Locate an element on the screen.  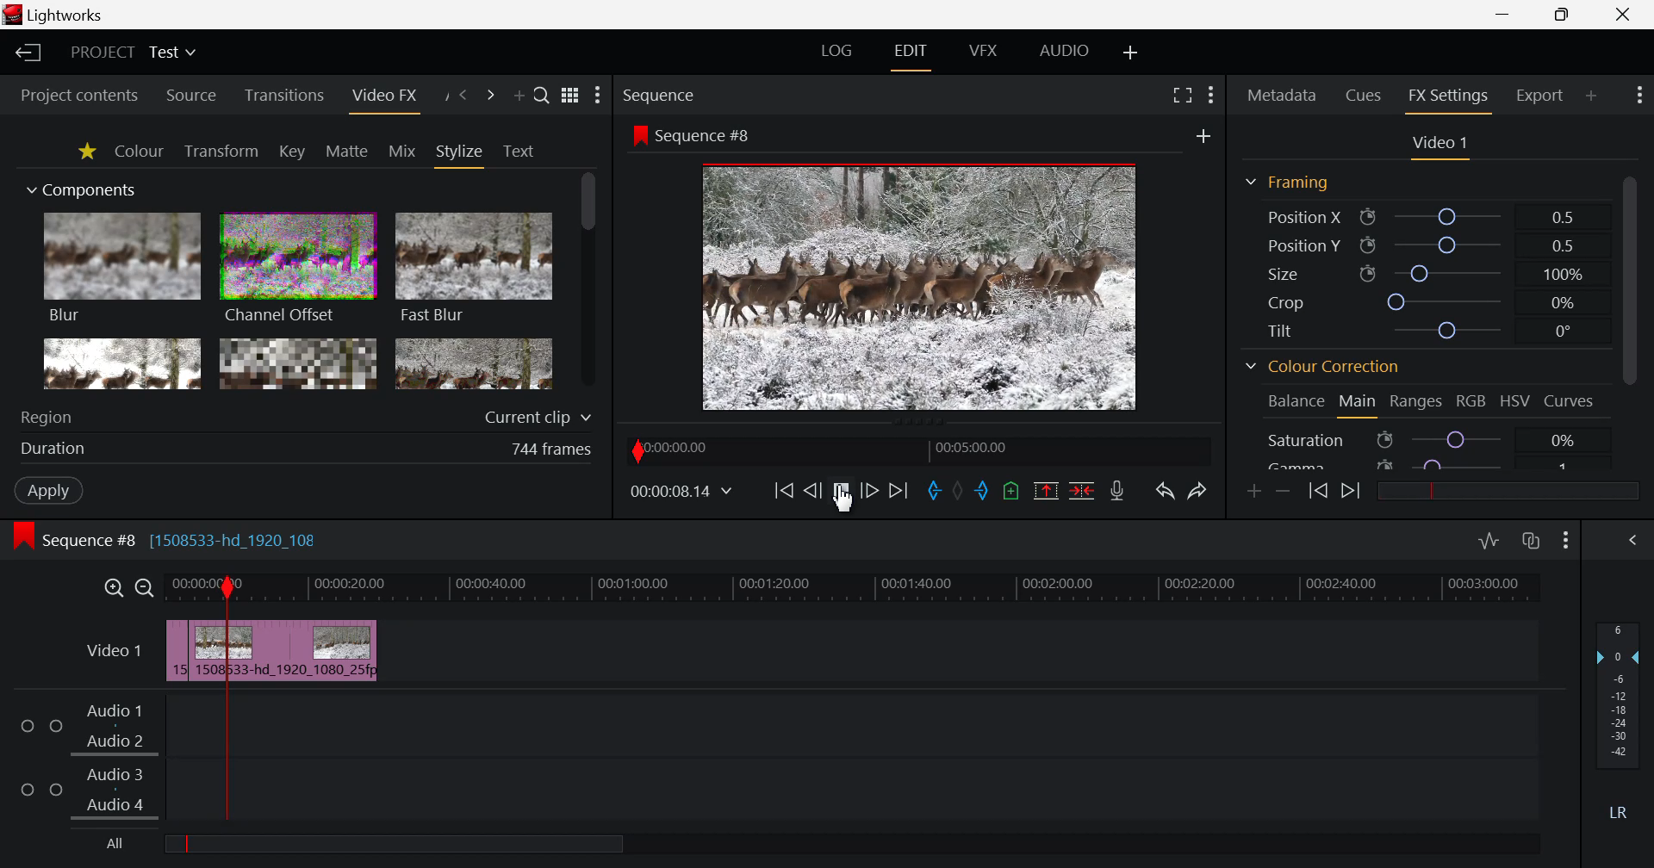
Balance is located at coordinates (1294, 403).